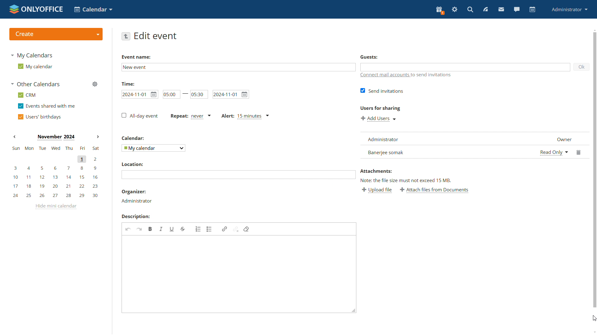  I want to click on italic, so click(161, 229).